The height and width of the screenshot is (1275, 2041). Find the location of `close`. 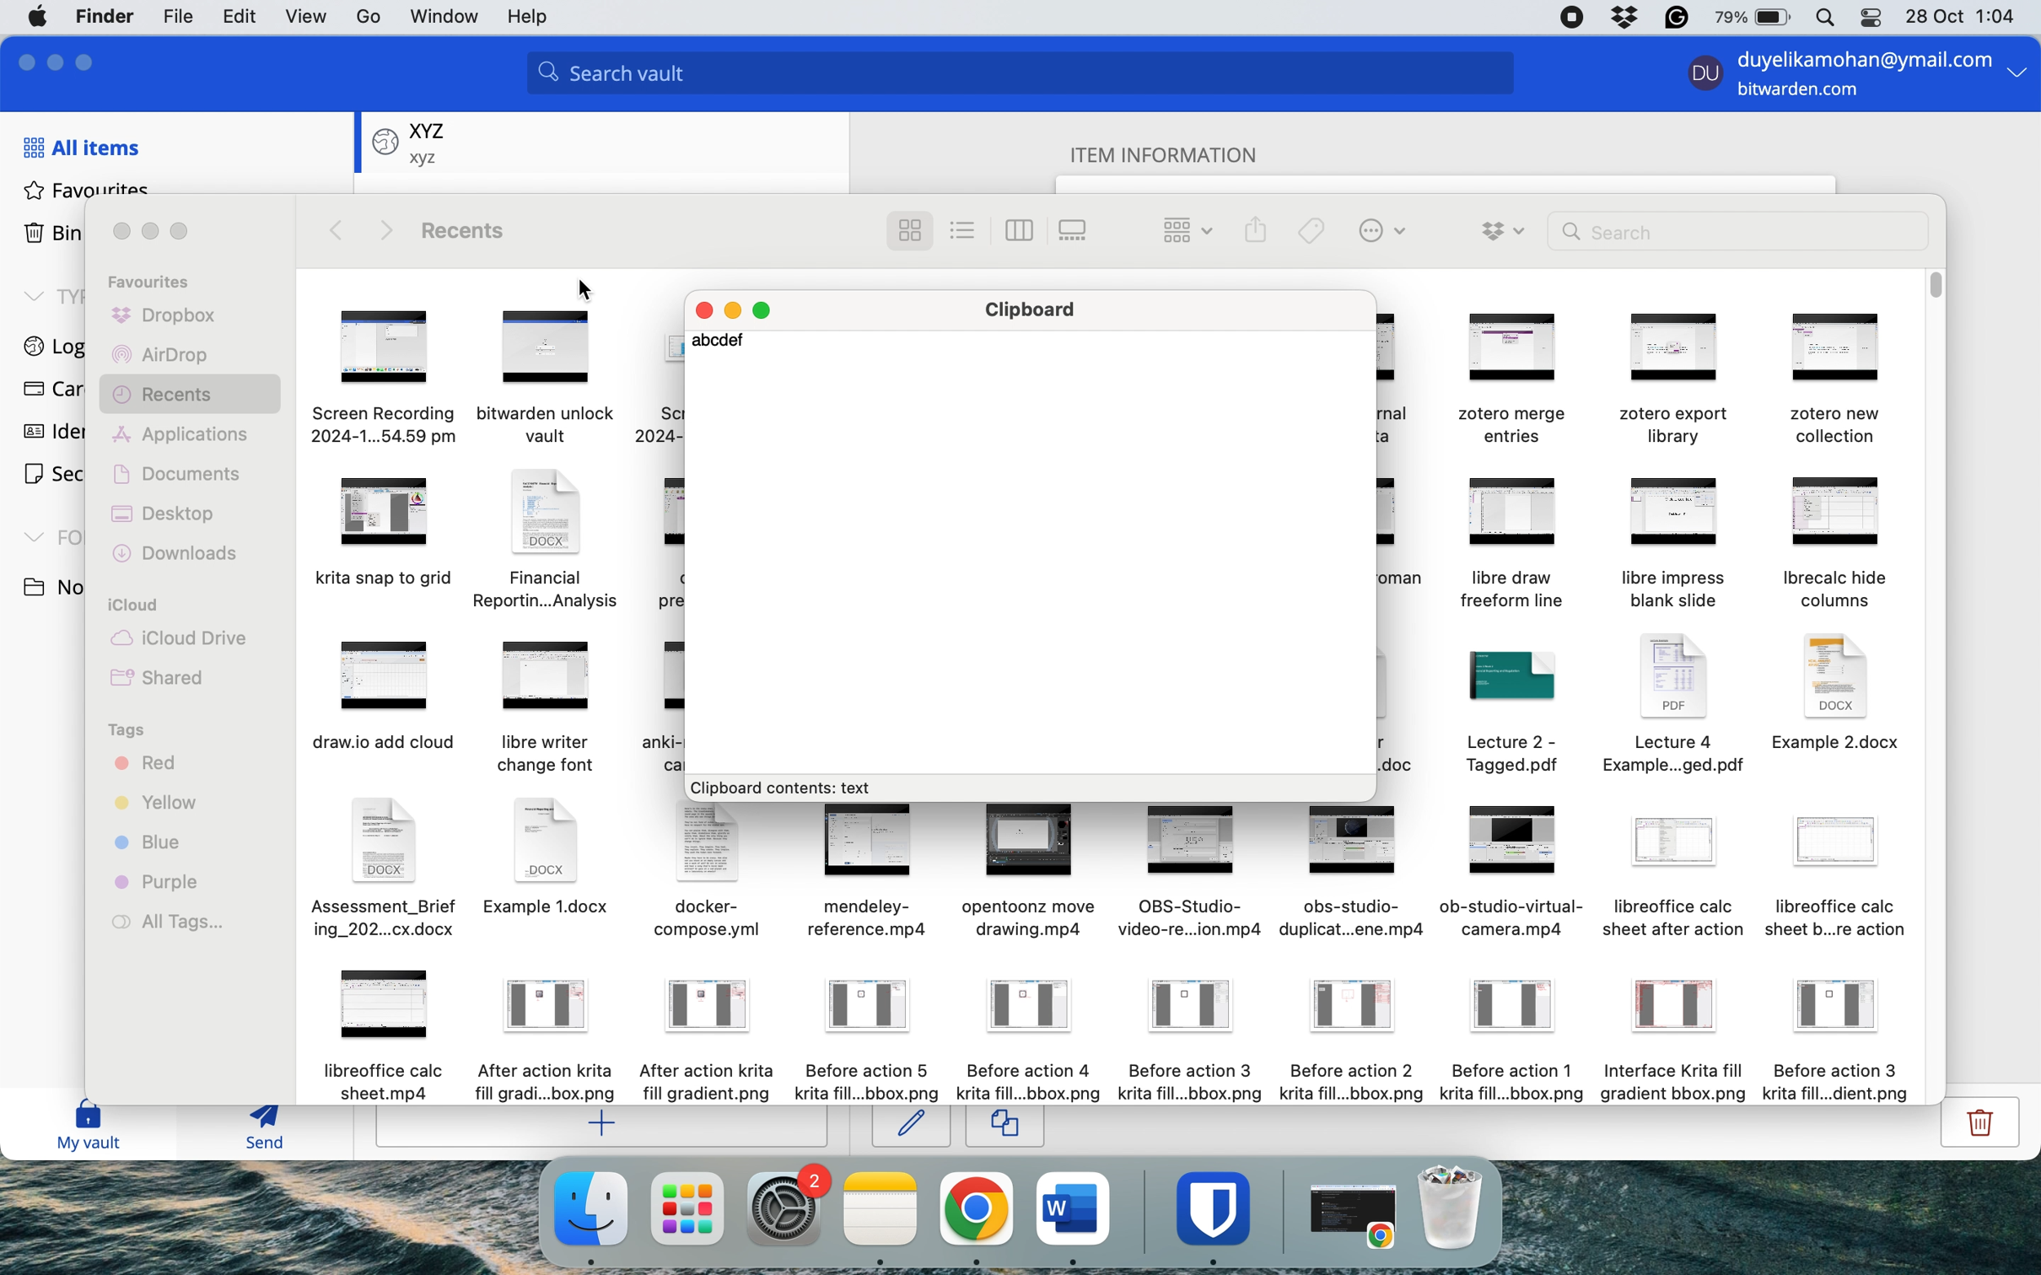

close is located at coordinates (703, 307).